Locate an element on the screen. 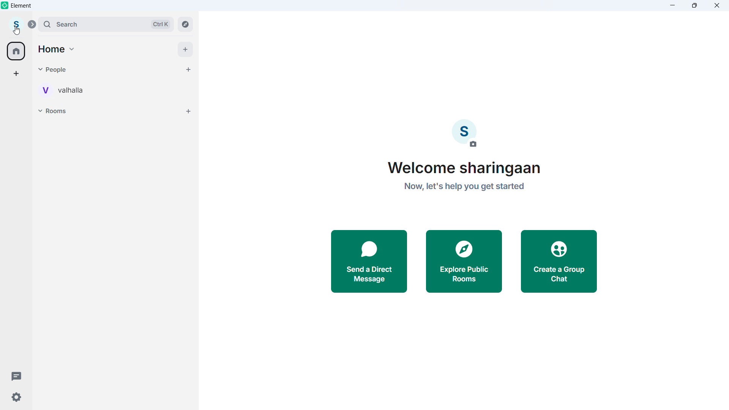  element is located at coordinates (22, 6).